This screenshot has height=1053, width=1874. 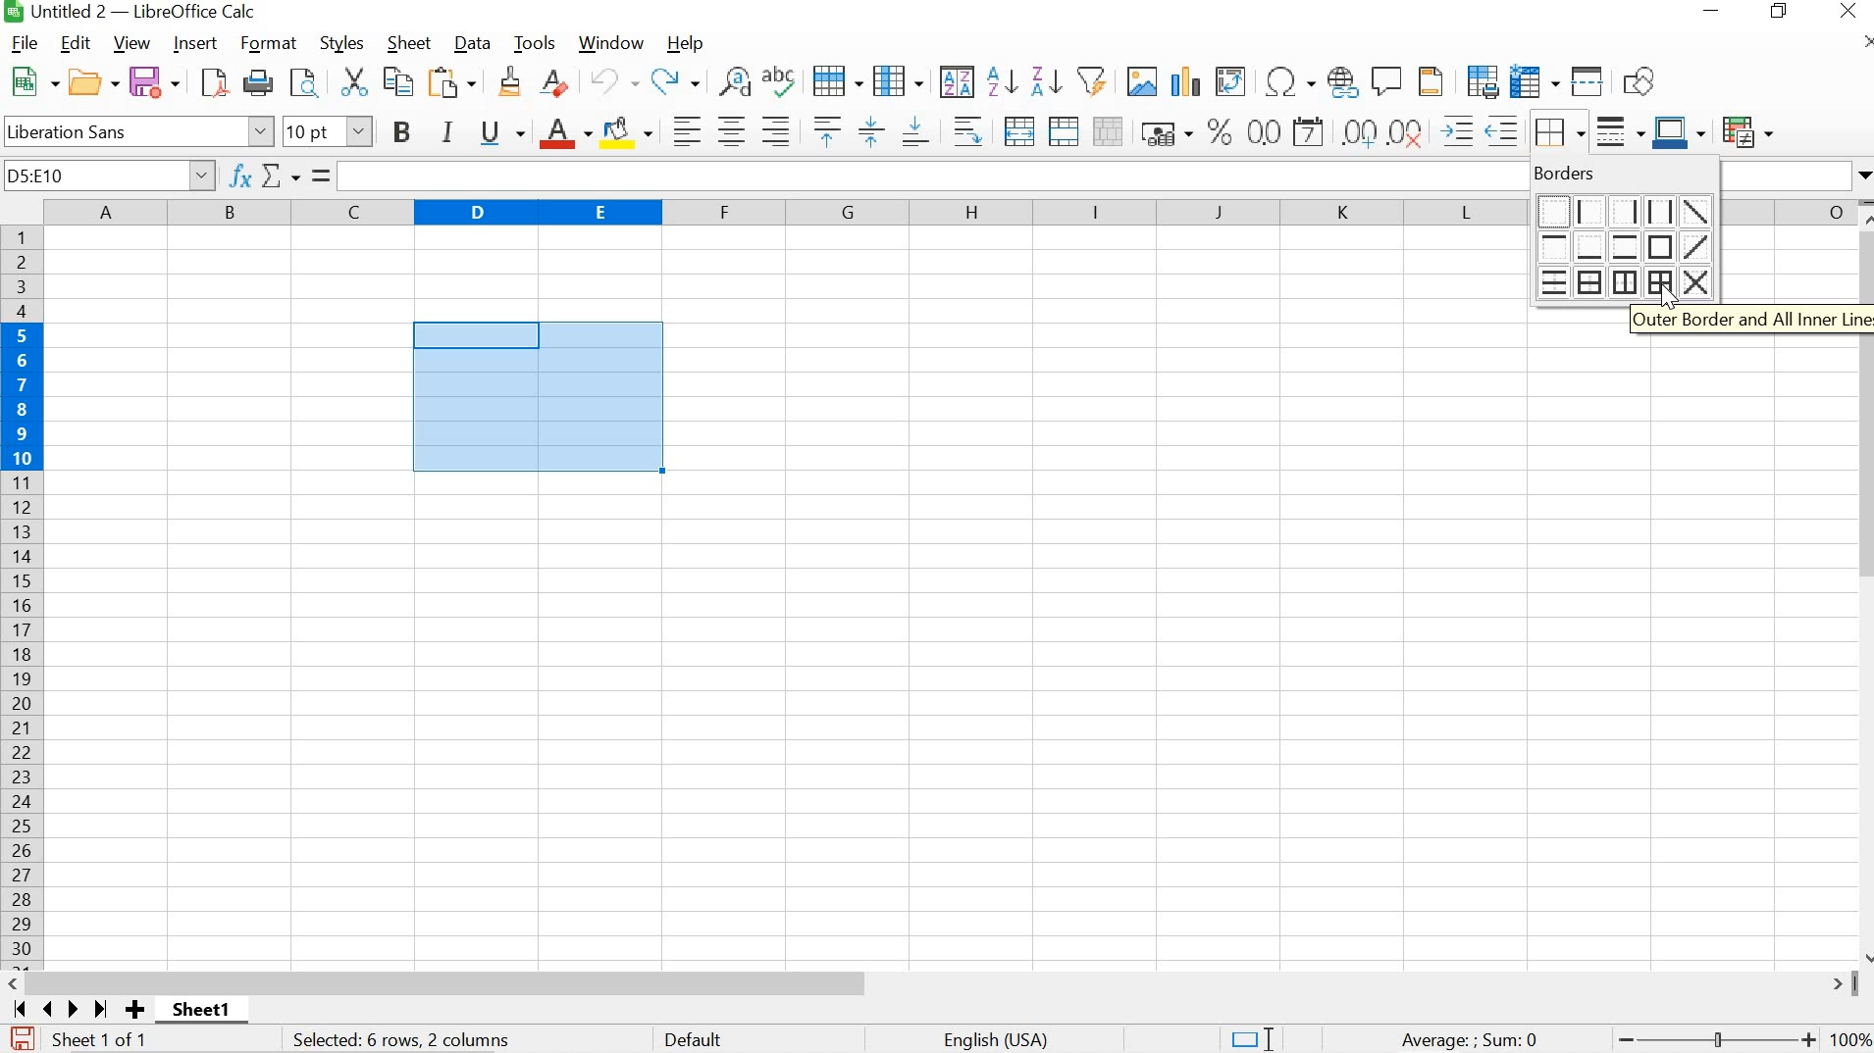 I want to click on clone formatting, so click(x=509, y=82).